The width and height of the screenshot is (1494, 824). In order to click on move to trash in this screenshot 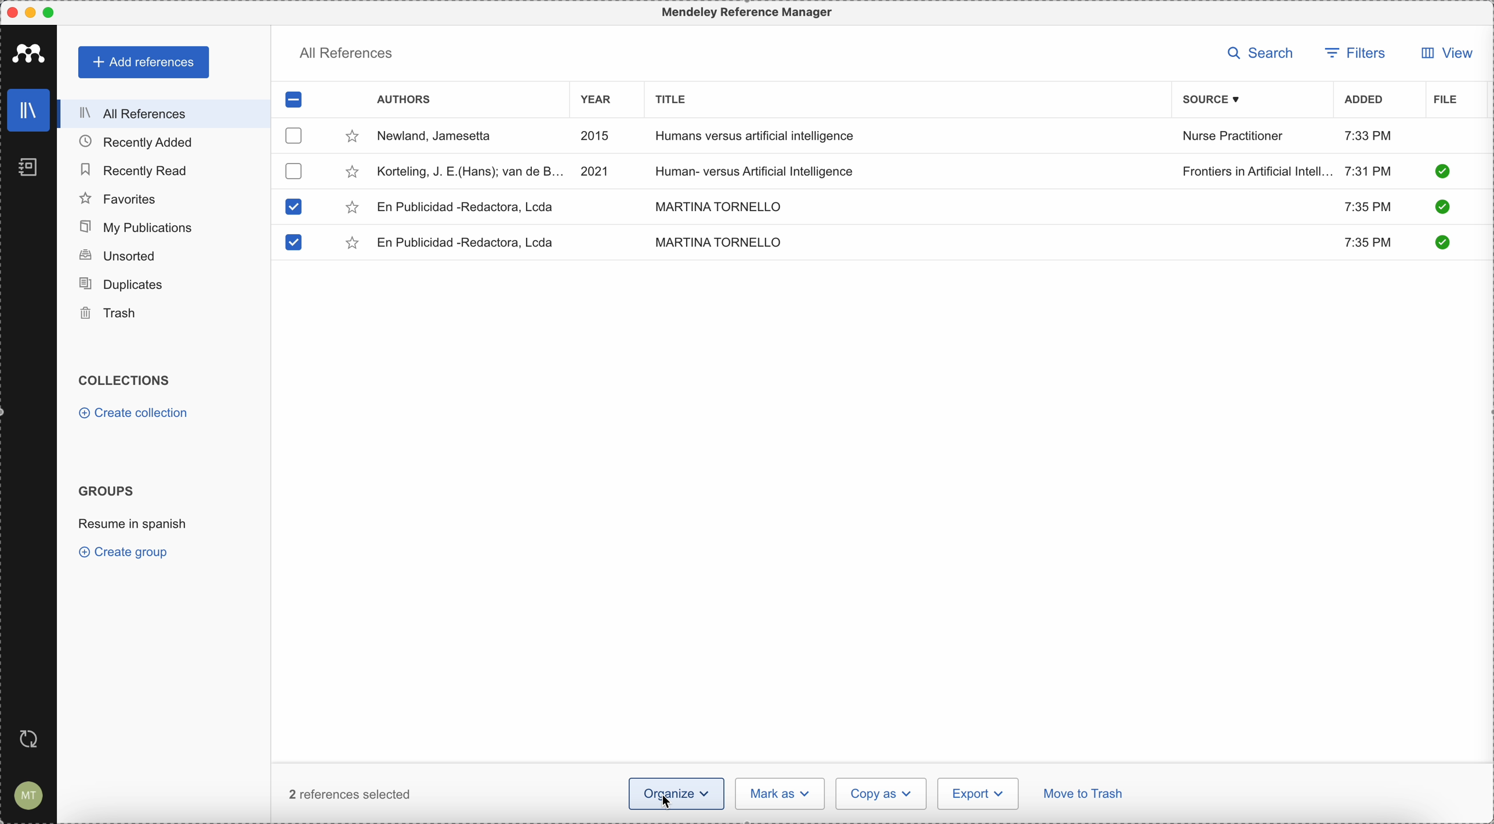, I will do `click(1085, 796)`.